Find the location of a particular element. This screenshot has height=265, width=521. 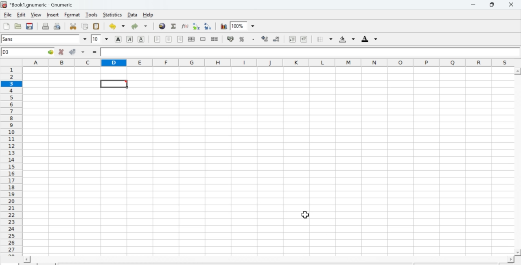

Cancel change is located at coordinates (60, 52).